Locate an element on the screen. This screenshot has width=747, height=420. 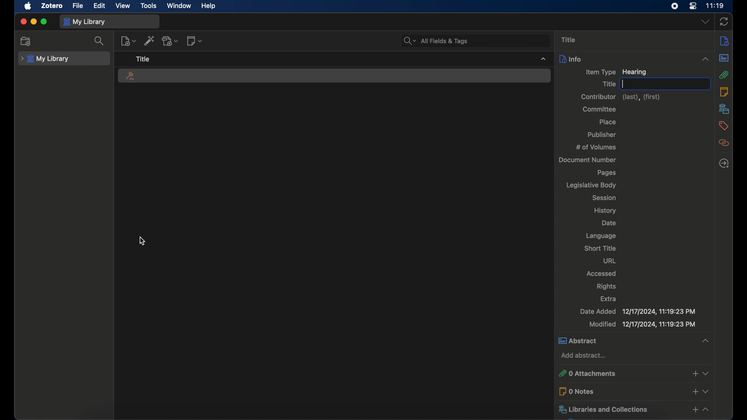
modified is located at coordinates (642, 325).